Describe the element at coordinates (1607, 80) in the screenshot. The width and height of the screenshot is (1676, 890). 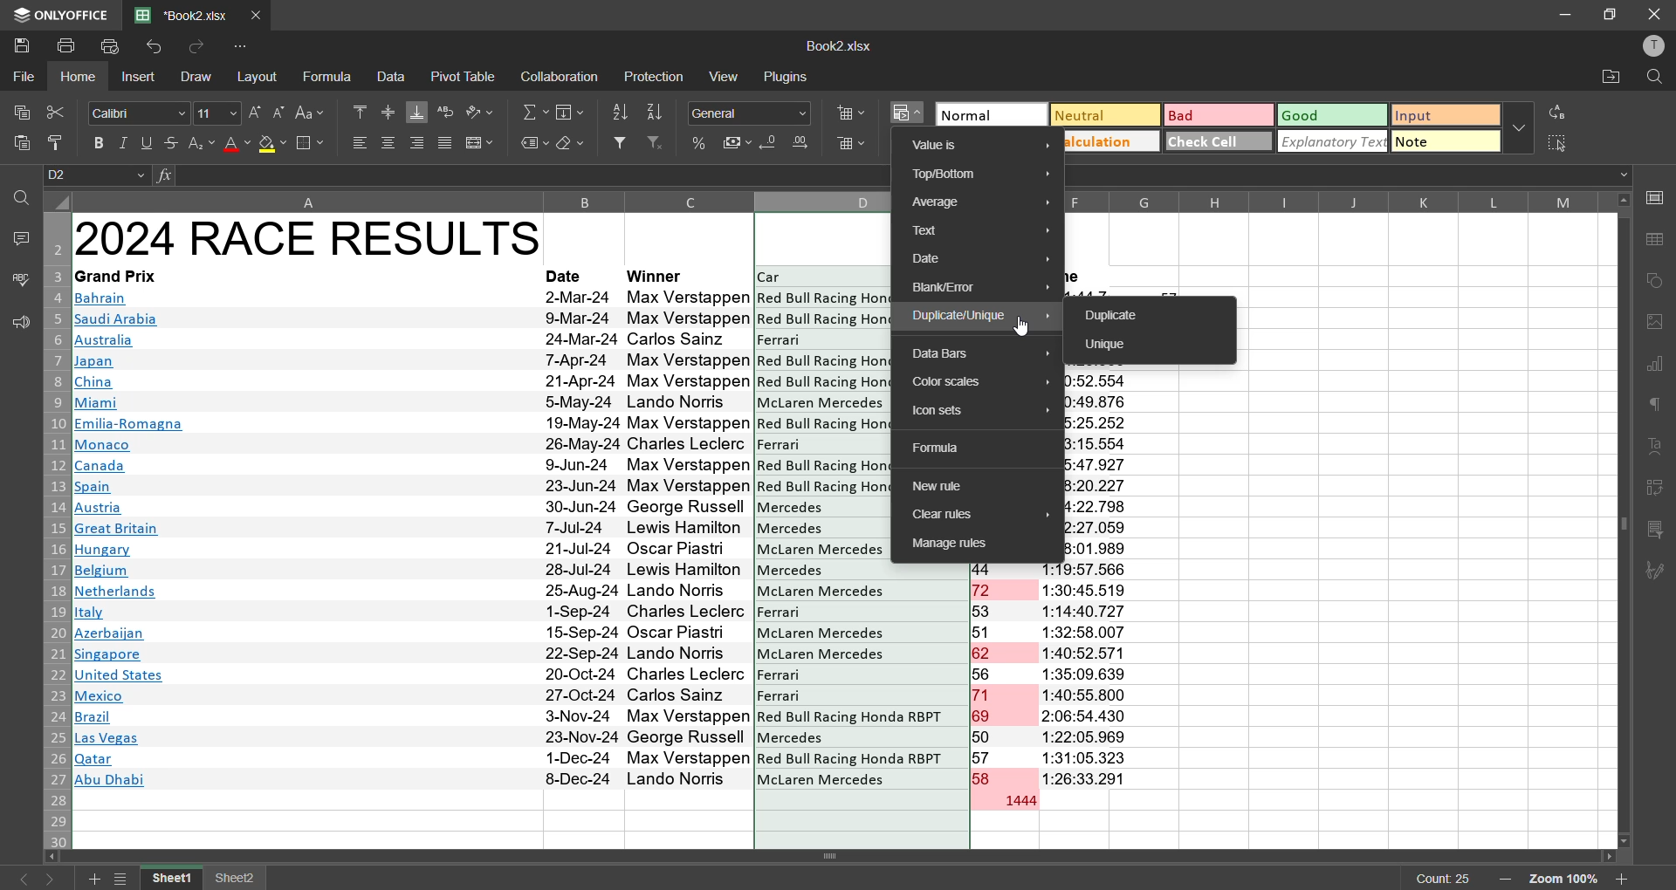
I see `open location` at that location.